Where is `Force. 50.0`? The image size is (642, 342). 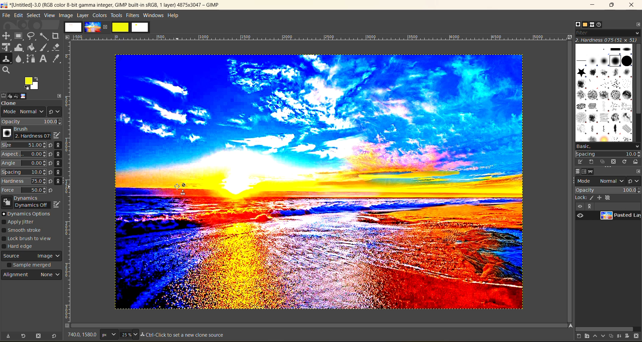
Force. 50.0 is located at coordinates (24, 190).